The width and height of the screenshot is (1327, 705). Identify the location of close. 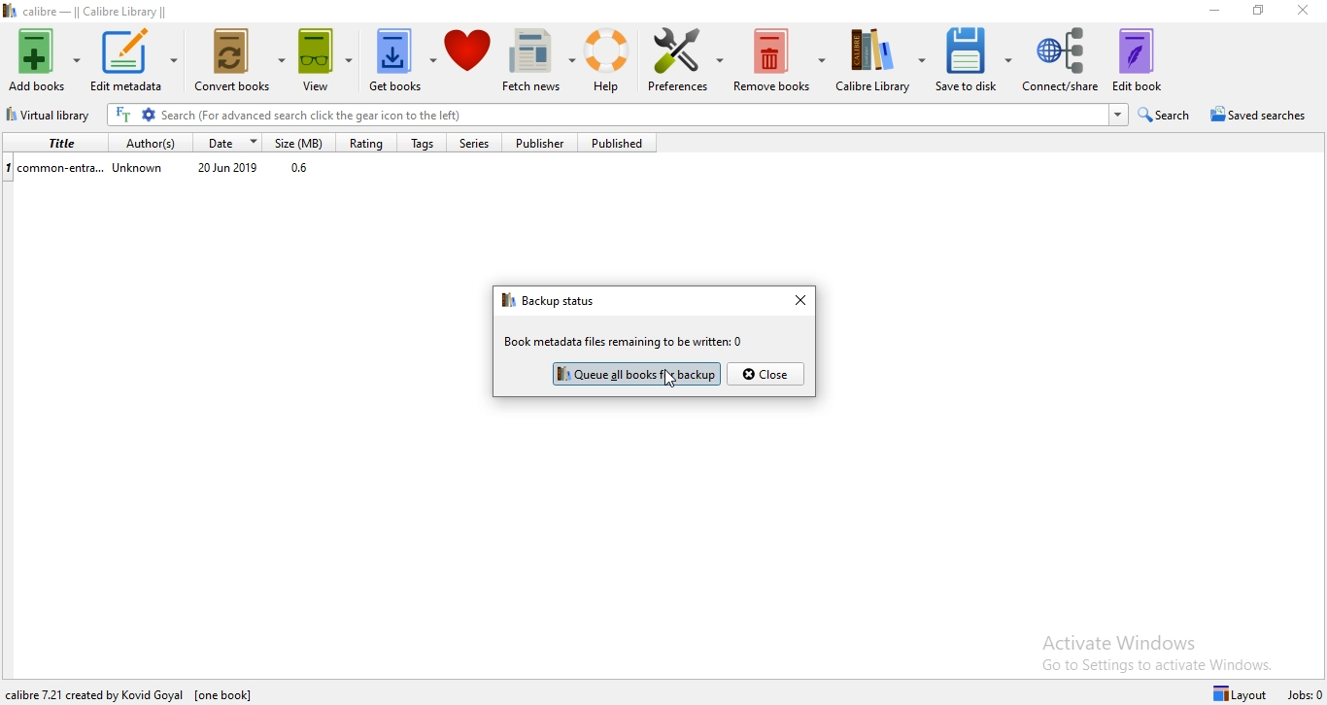
(766, 374).